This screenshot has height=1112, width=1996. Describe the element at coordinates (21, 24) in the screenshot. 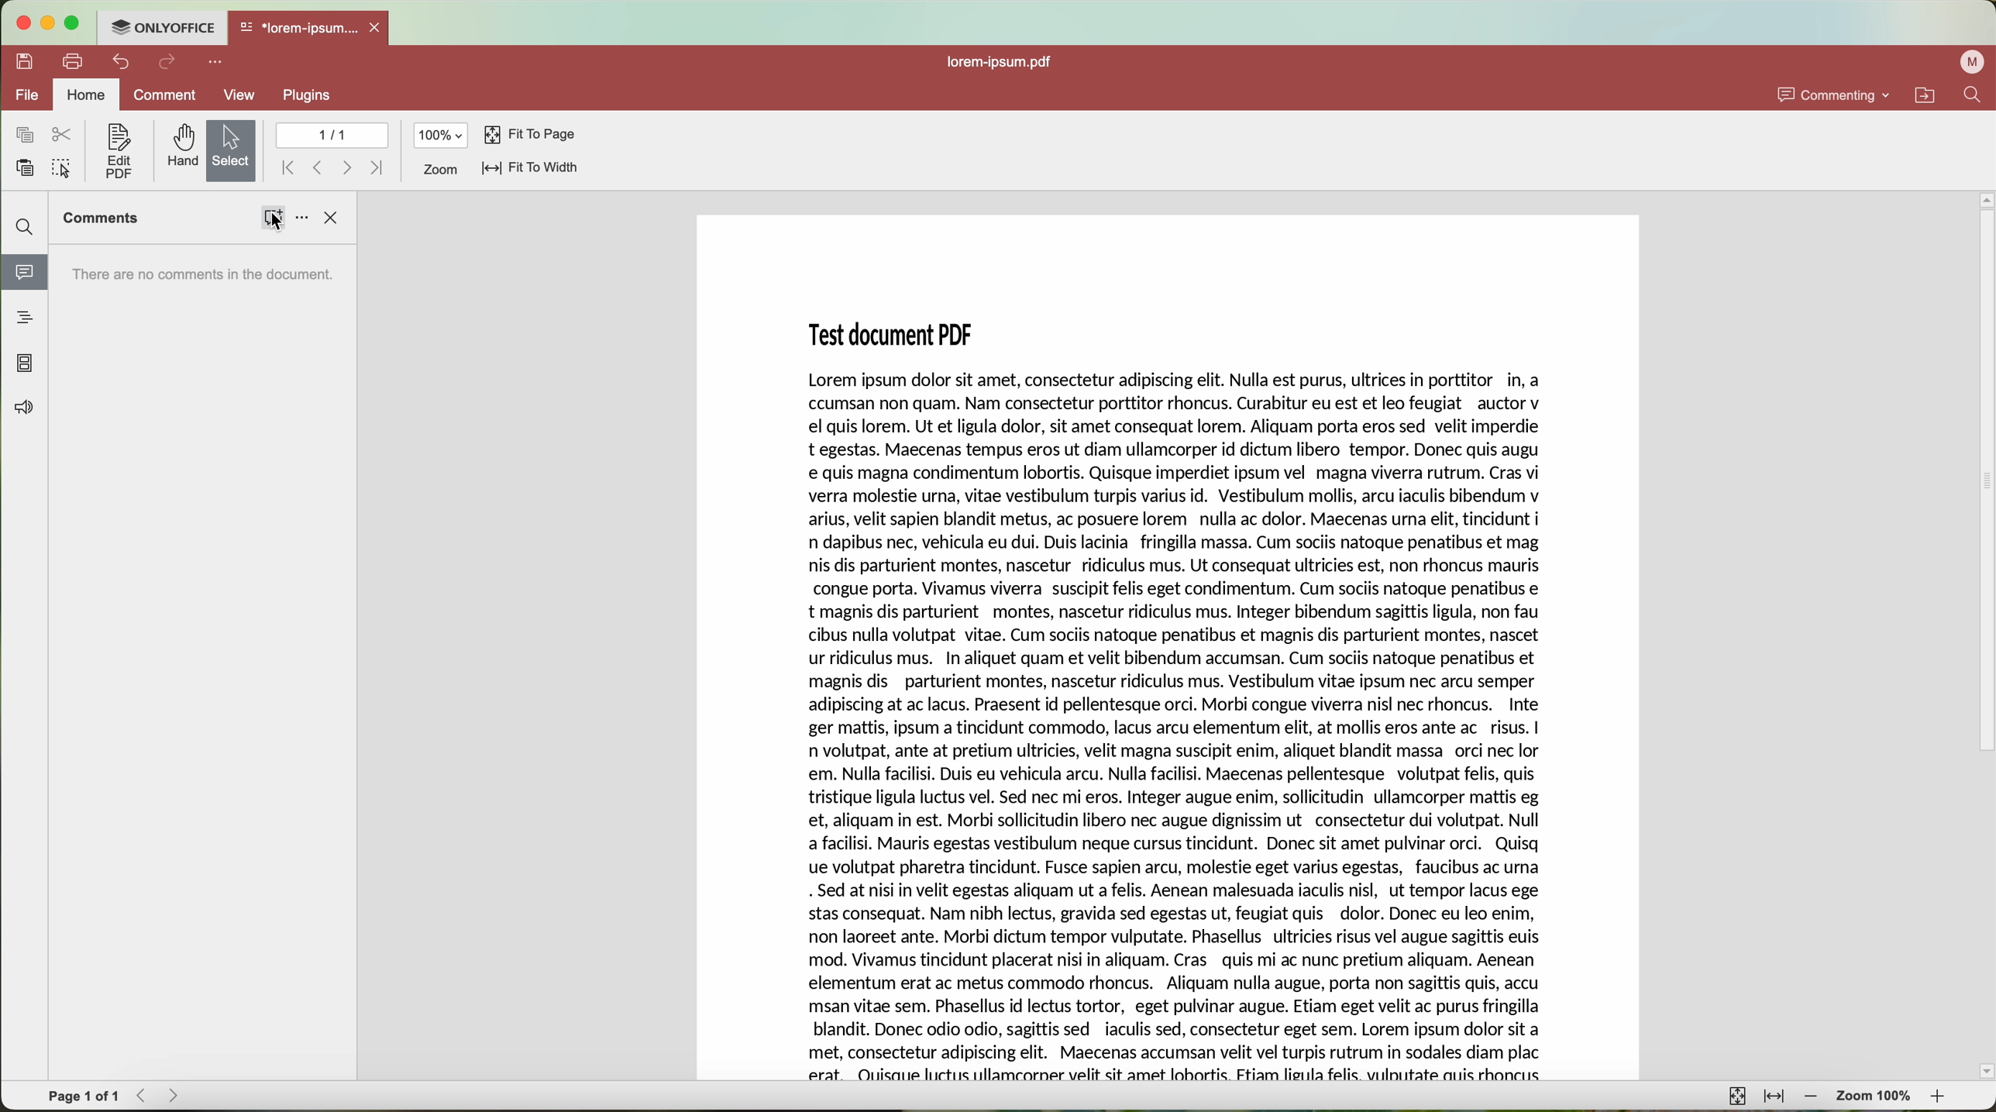

I see `close program` at that location.